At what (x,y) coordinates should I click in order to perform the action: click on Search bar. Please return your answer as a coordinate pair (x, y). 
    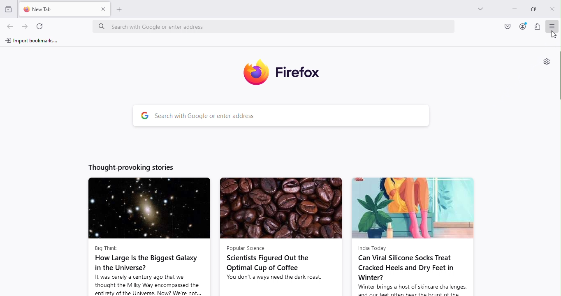
    Looking at the image, I should click on (294, 117).